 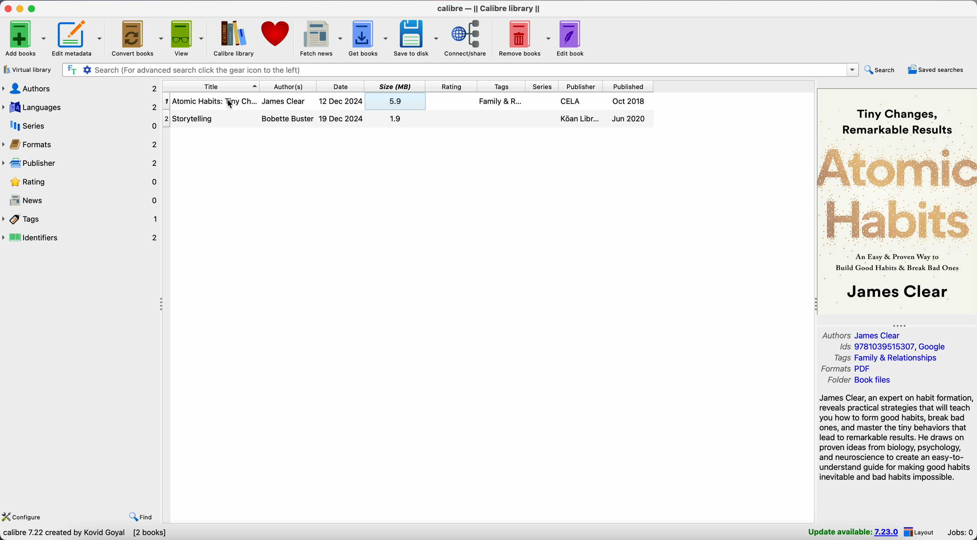 What do you see at coordinates (369, 38) in the screenshot?
I see `get books` at bounding box center [369, 38].